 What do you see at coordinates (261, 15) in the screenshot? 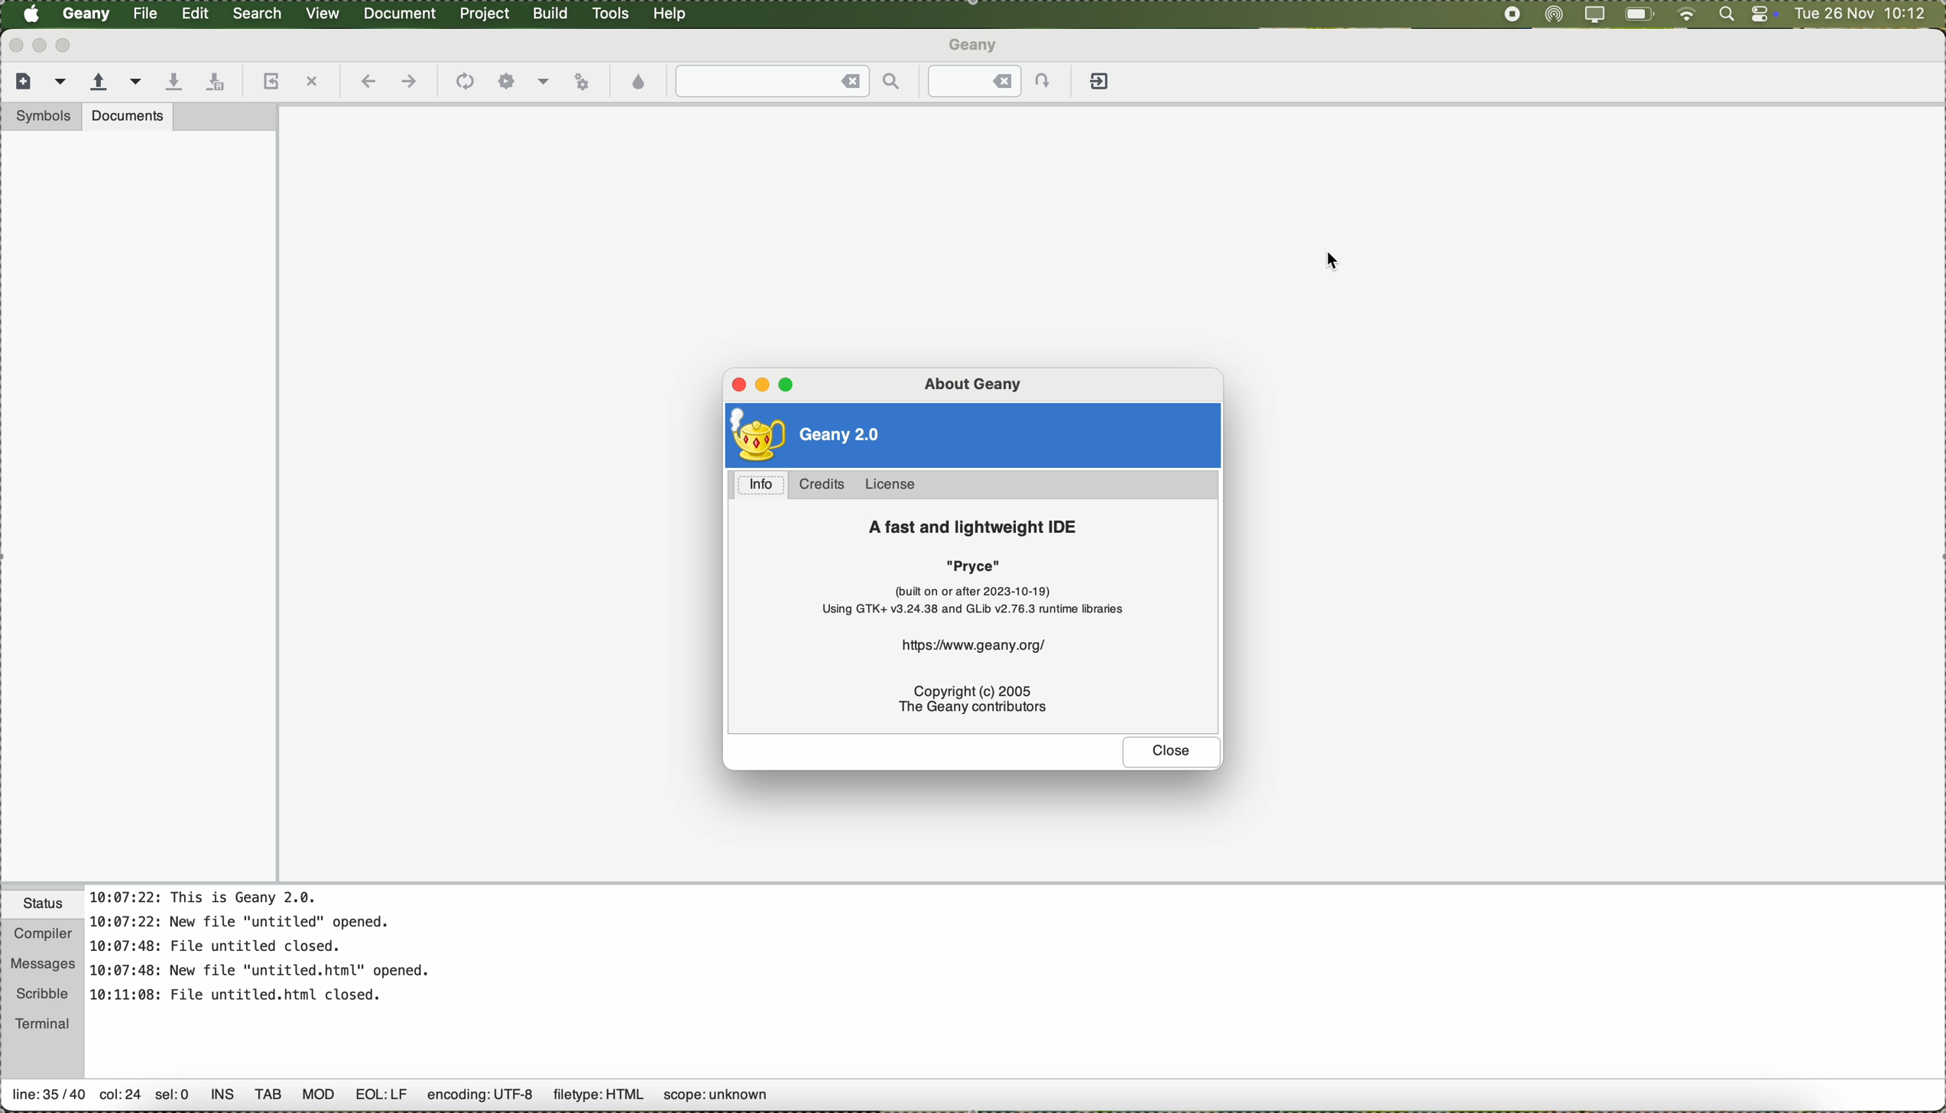
I see `search` at bounding box center [261, 15].